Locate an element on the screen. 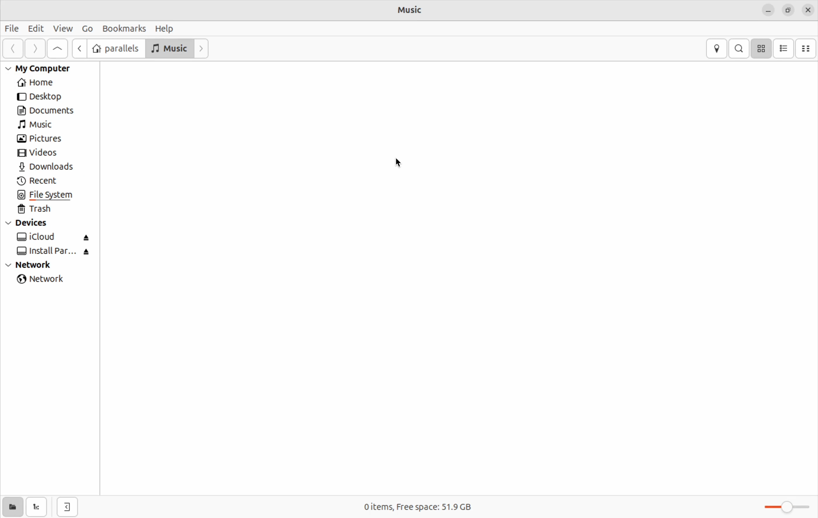 The width and height of the screenshot is (818, 518). previous is located at coordinates (12, 49).